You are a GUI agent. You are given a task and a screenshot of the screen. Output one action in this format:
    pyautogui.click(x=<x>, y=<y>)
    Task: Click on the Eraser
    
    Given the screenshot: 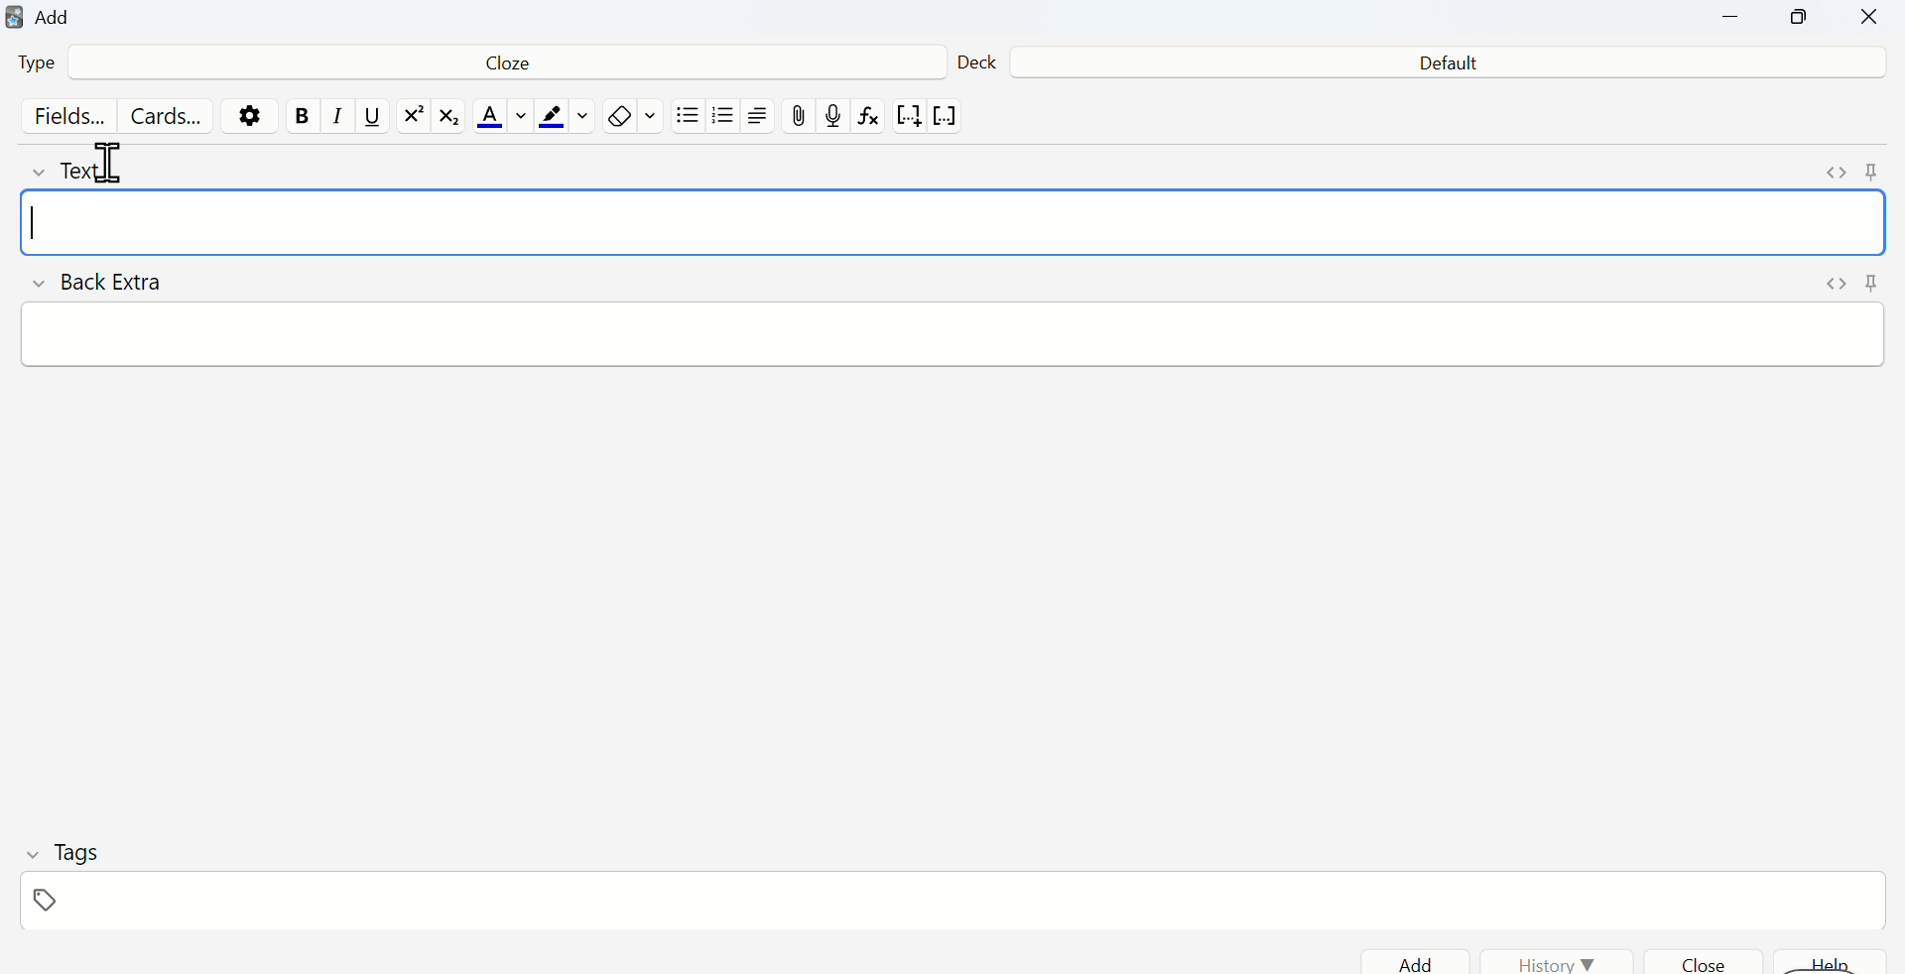 What is the action you would take?
    pyautogui.click(x=633, y=117)
    